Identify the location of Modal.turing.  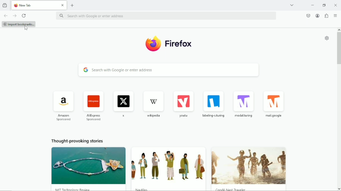
(244, 103).